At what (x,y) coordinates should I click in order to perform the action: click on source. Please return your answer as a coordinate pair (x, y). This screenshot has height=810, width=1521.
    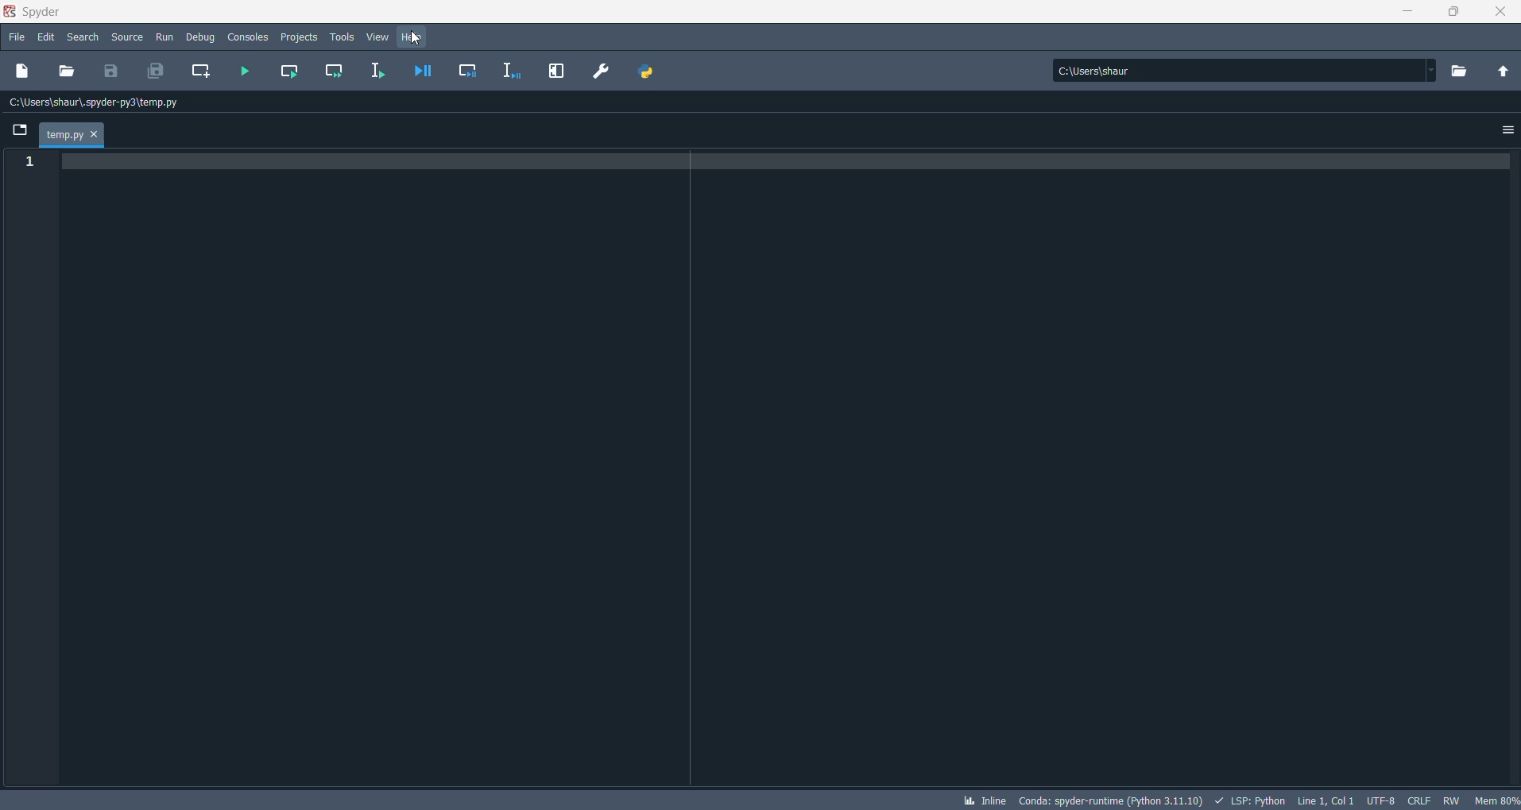
    Looking at the image, I should click on (127, 37).